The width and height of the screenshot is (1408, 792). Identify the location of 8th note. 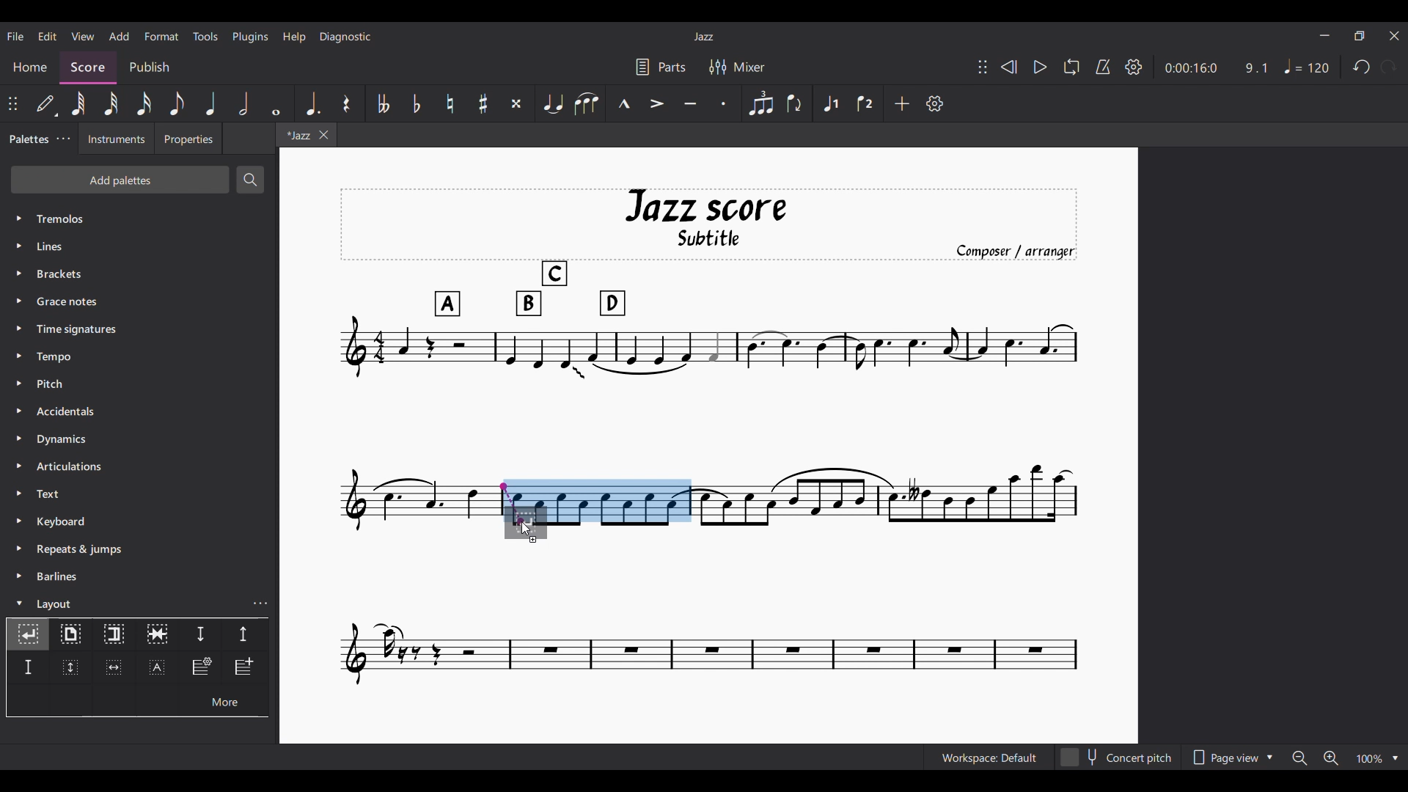
(177, 103).